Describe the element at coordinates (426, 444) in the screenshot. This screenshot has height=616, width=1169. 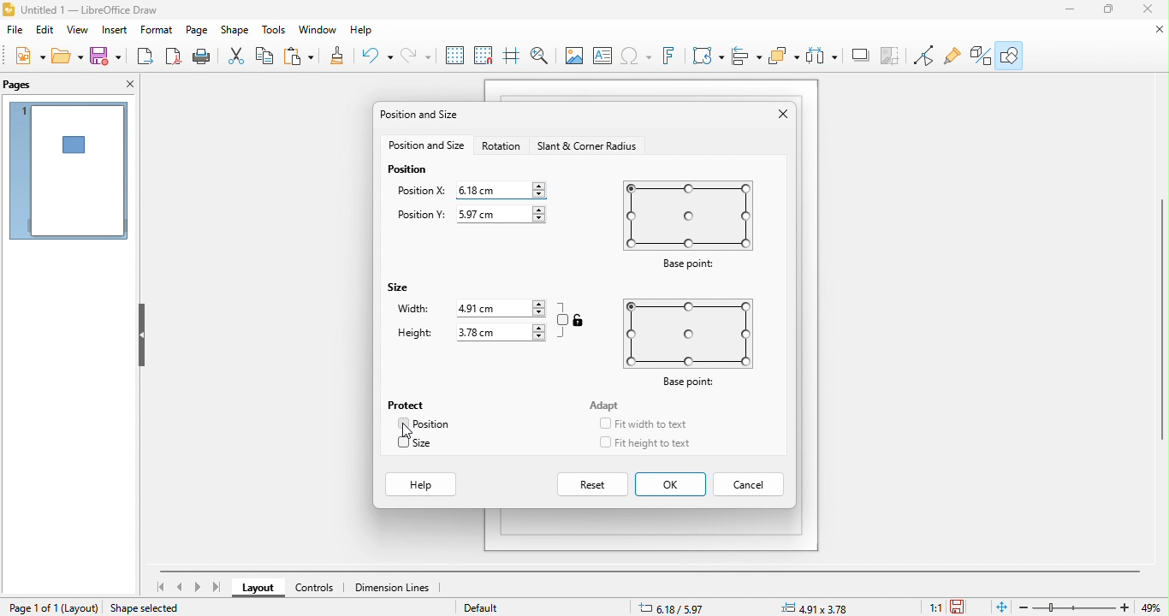
I see `size` at that location.